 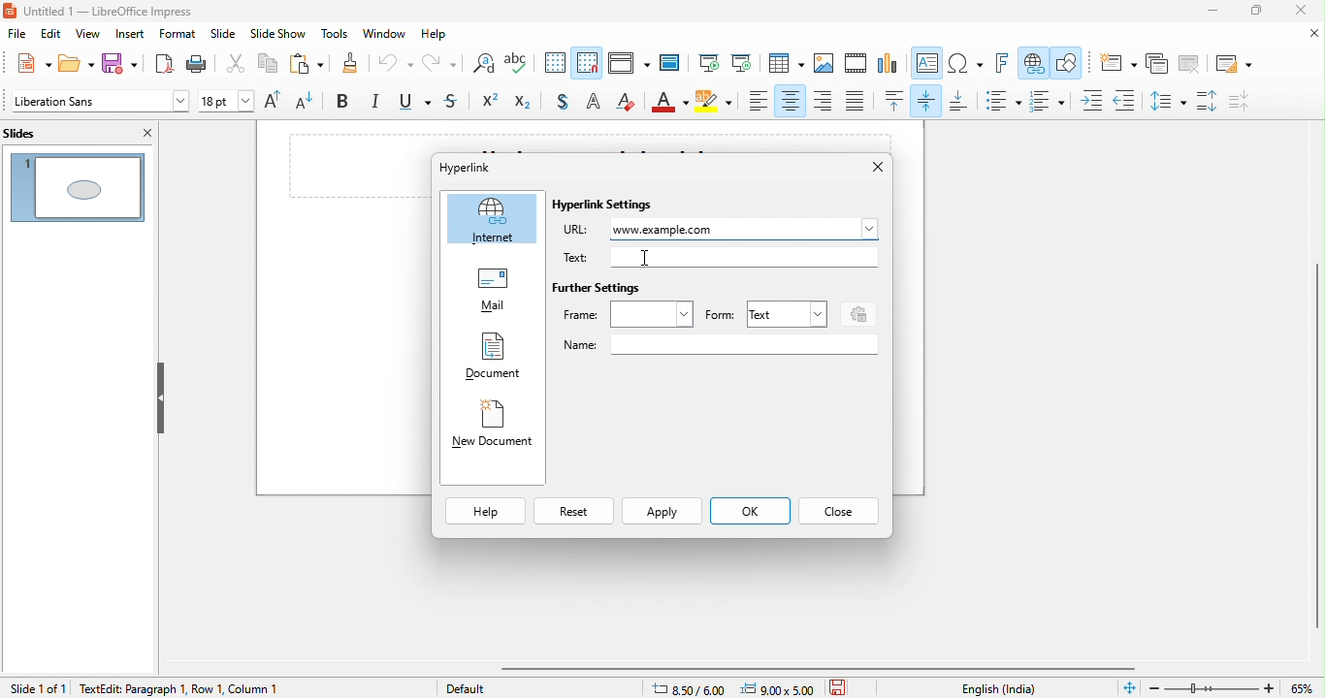 What do you see at coordinates (491, 103) in the screenshot?
I see `superscript` at bounding box center [491, 103].